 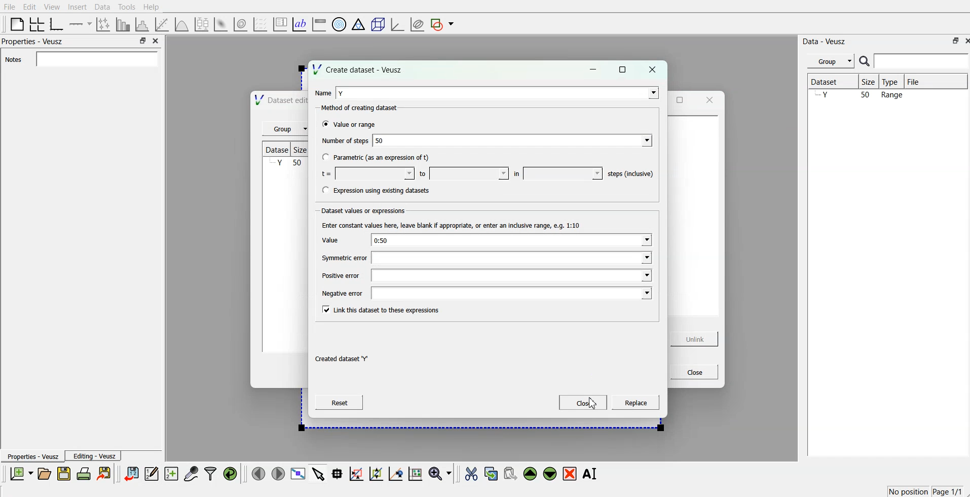 What do you see at coordinates (337, 403) in the screenshot?
I see `Reset` at bounding box center [337, 403].